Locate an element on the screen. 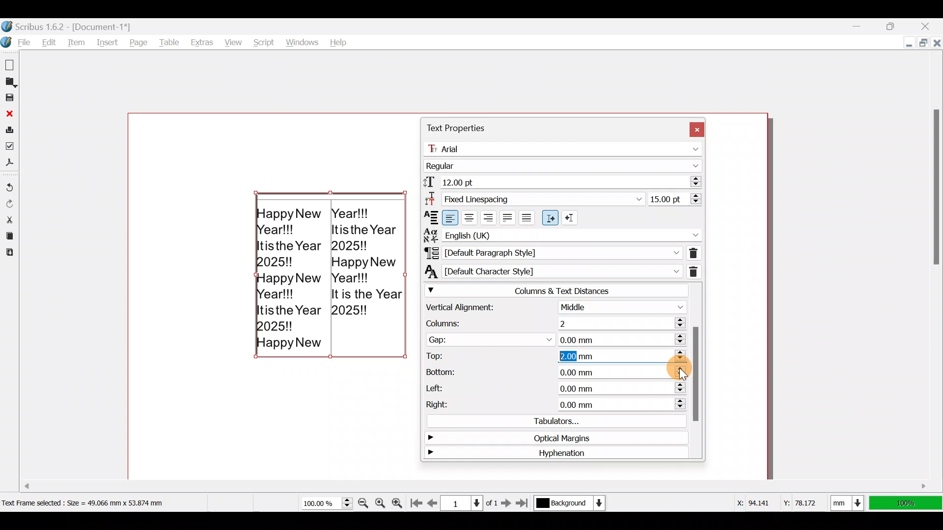 This screenshot has height=530, width=943. Select current units is located at coordinates (850, 501).